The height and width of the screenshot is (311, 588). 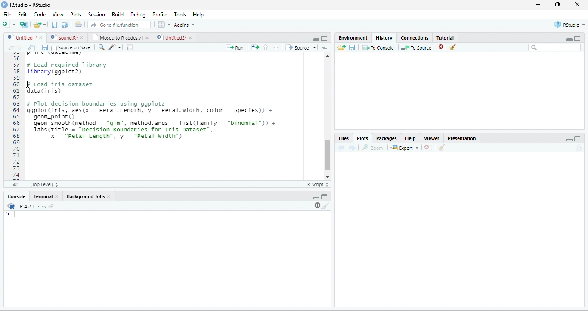 What do you see at coordinates (7, 14) in the screenshot?
I see `File` at bounding box center [7, 14].